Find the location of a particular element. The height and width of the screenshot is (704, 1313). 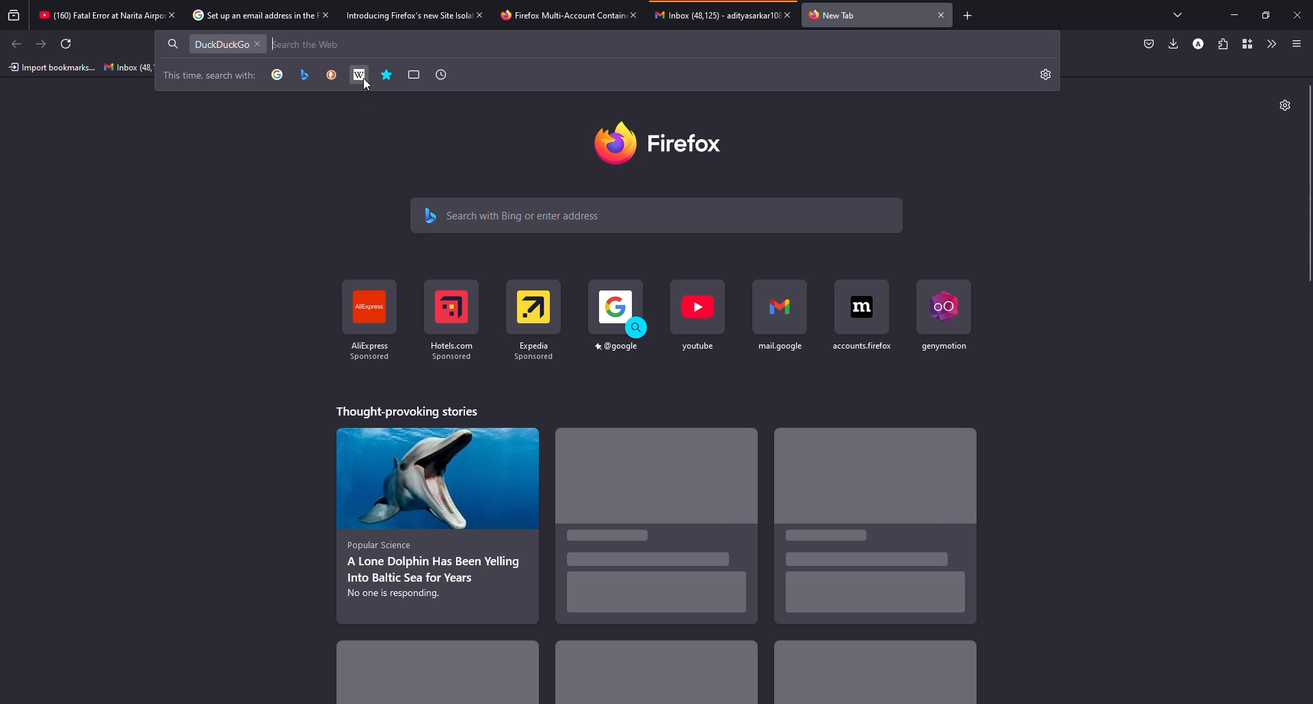

close is located at coordinates (1297, 14).